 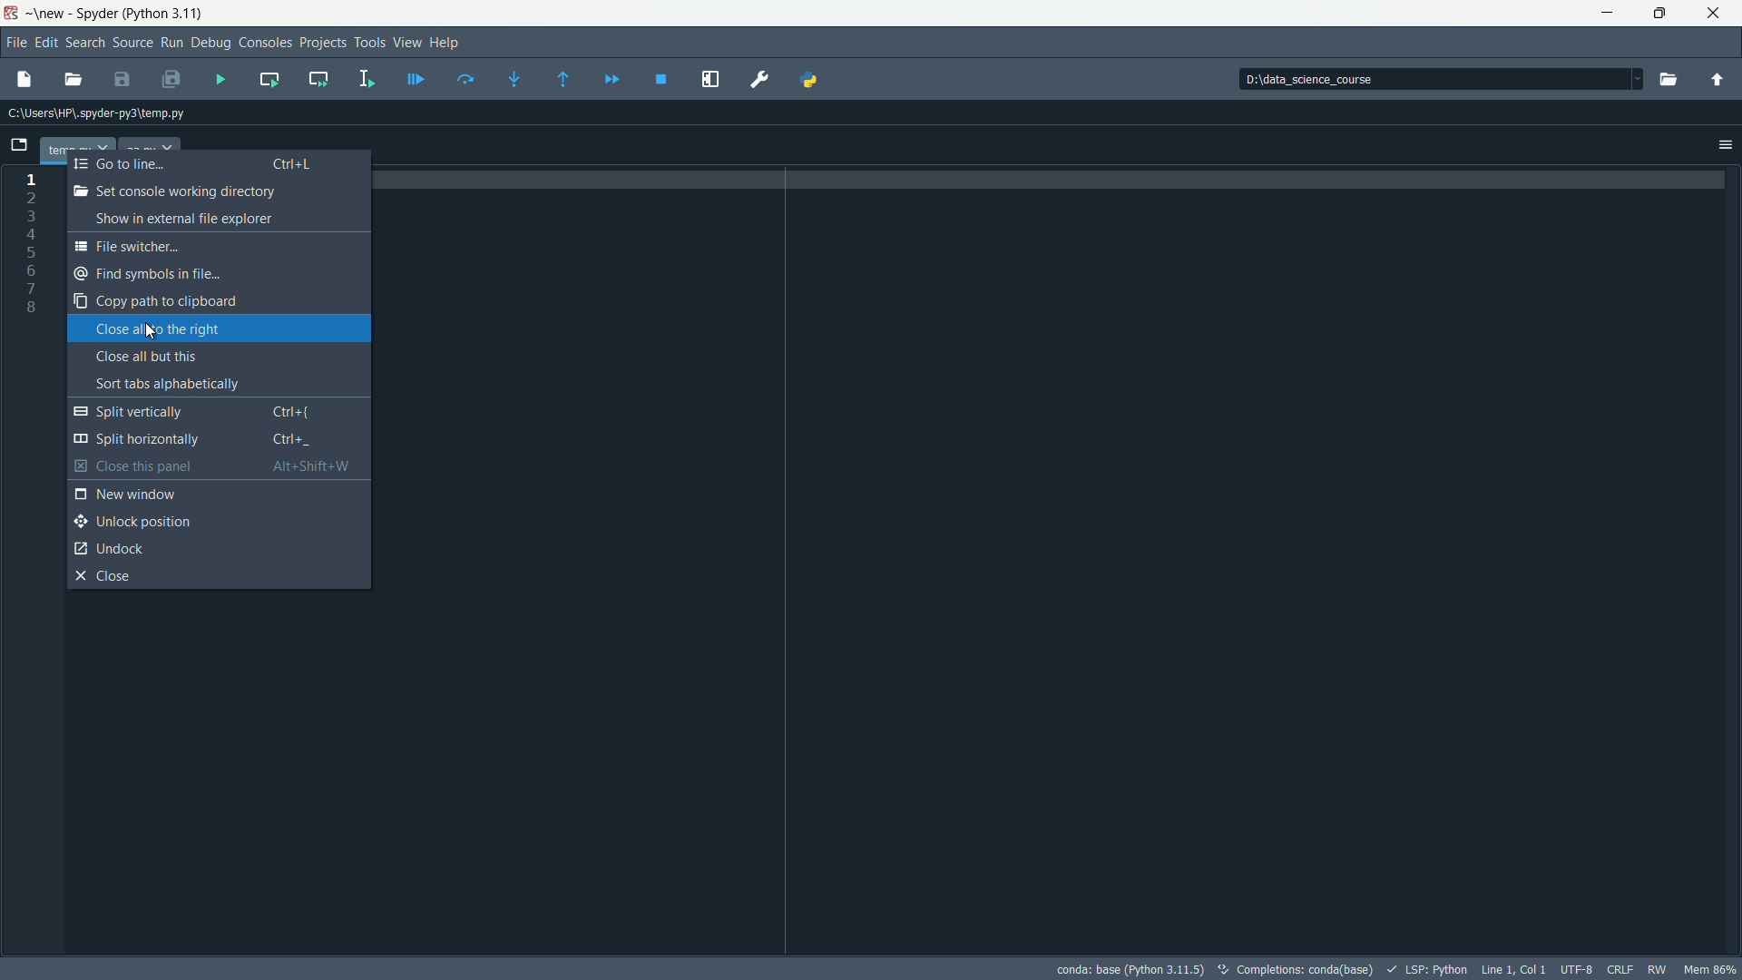 What do you see at coordinates (1621, 969) in the screenshot?
I see `file eol status` at bounding box center [1621, 969].